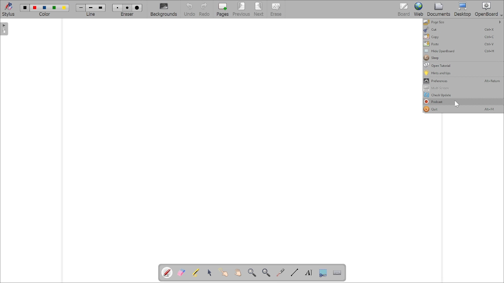  I want to click on Copy, so click(463, 37).